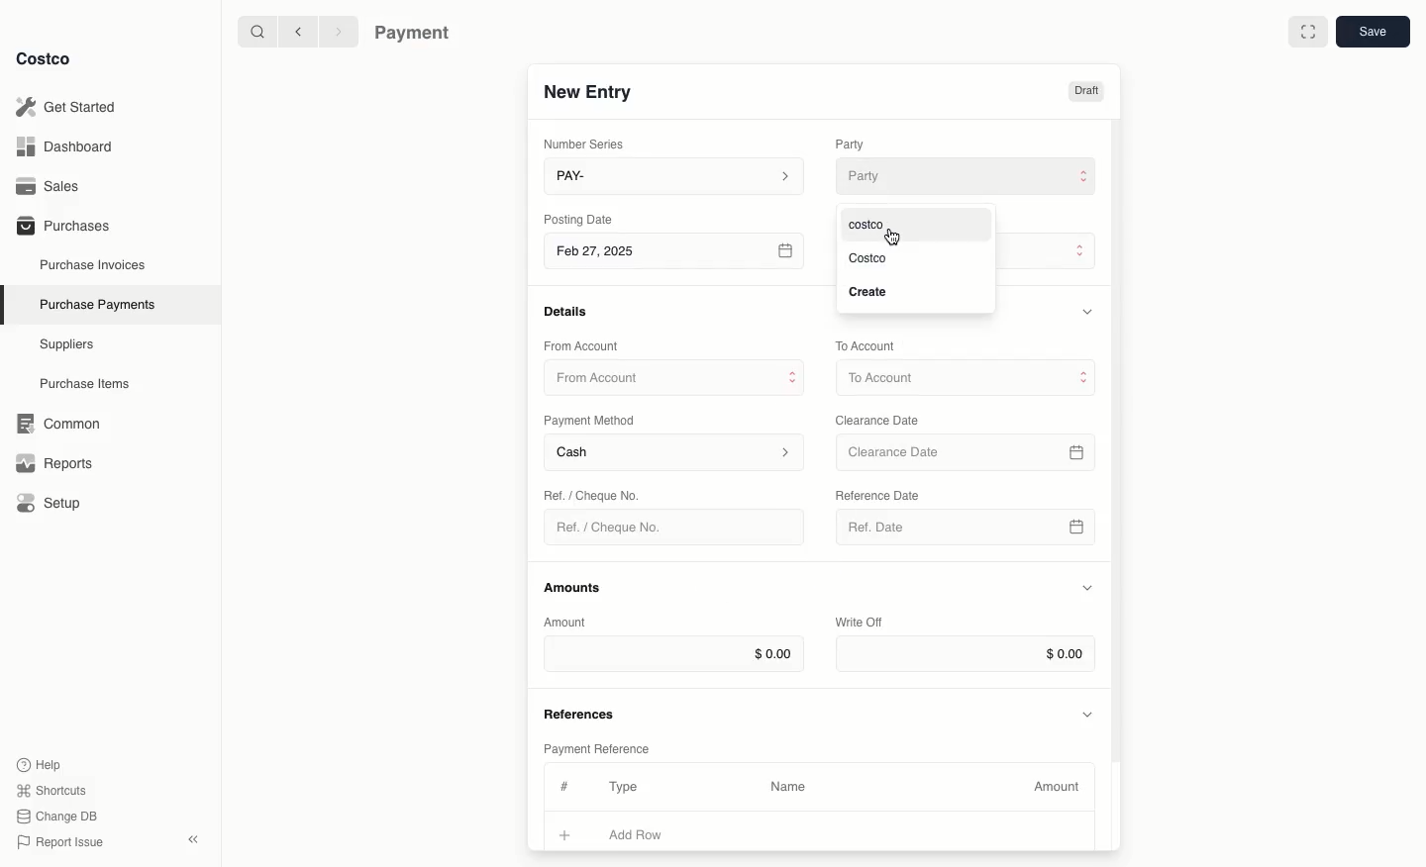  I want to click on Amount, so click(568, 622).